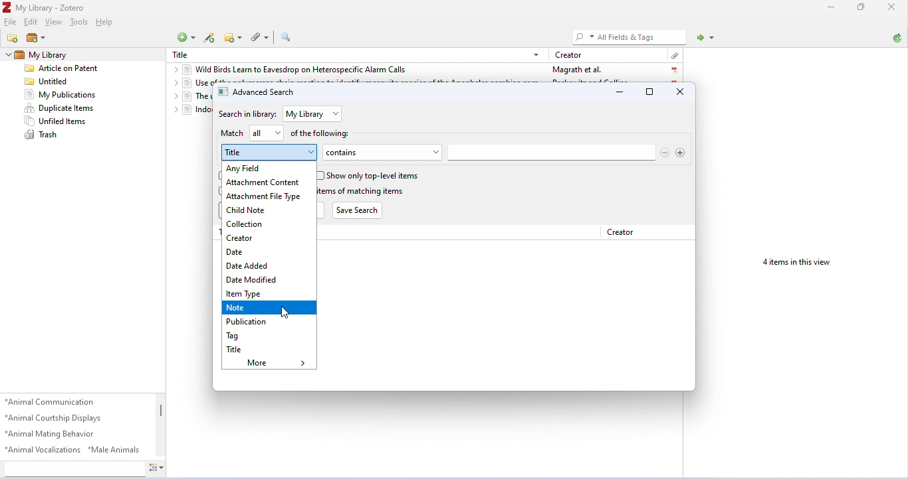 This screenshot has width=908, height=479. What do you see at coordinates (243, 239) in the screenshot?
I see `creator` at bounding box center [243, 239].